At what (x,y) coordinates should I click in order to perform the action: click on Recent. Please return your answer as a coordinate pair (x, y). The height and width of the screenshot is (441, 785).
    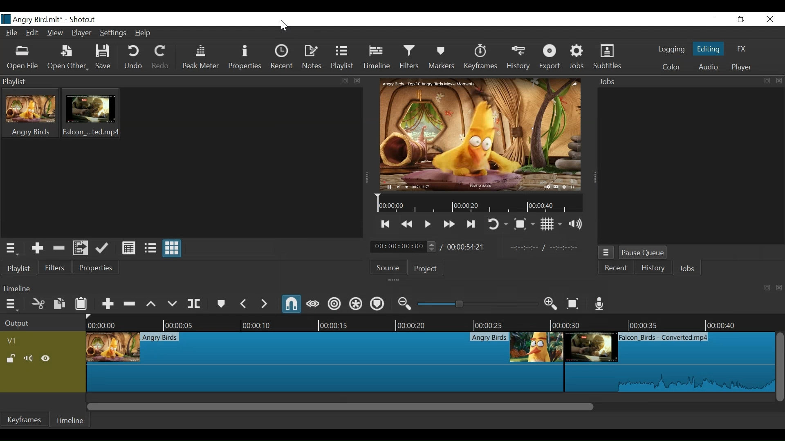
    Looking at the image, I should click on (283, 57).